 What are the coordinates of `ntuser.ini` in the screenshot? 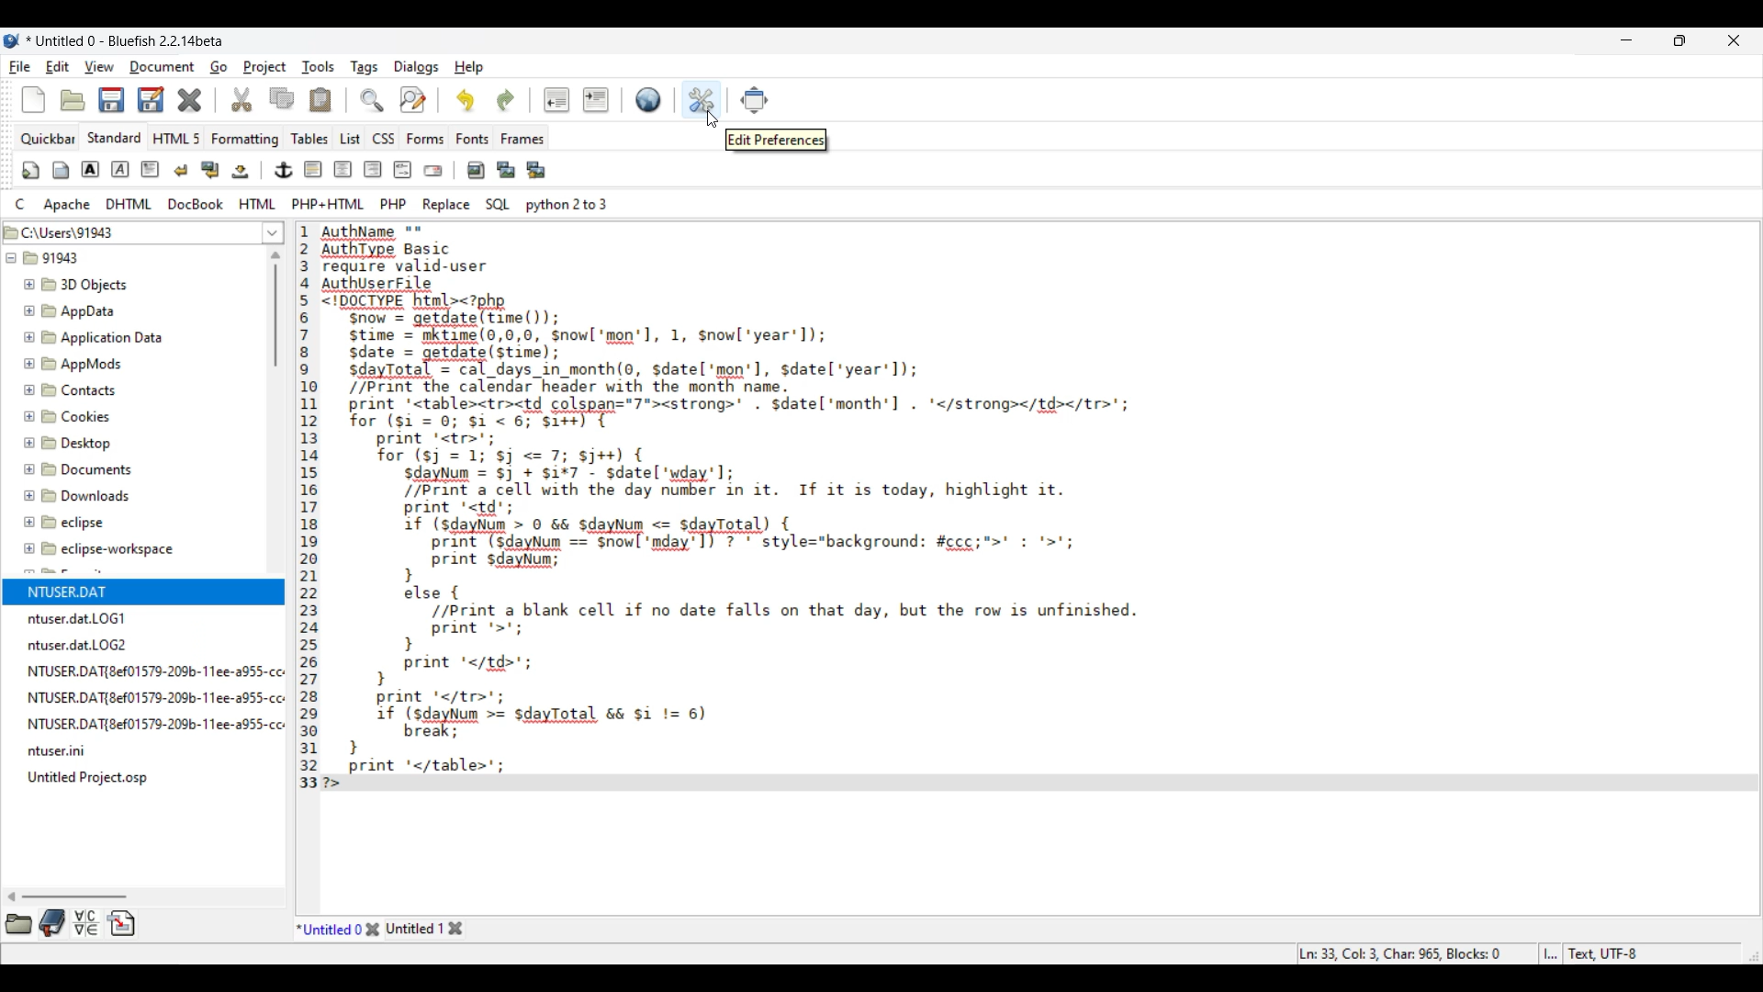 It's located at (60, 751).